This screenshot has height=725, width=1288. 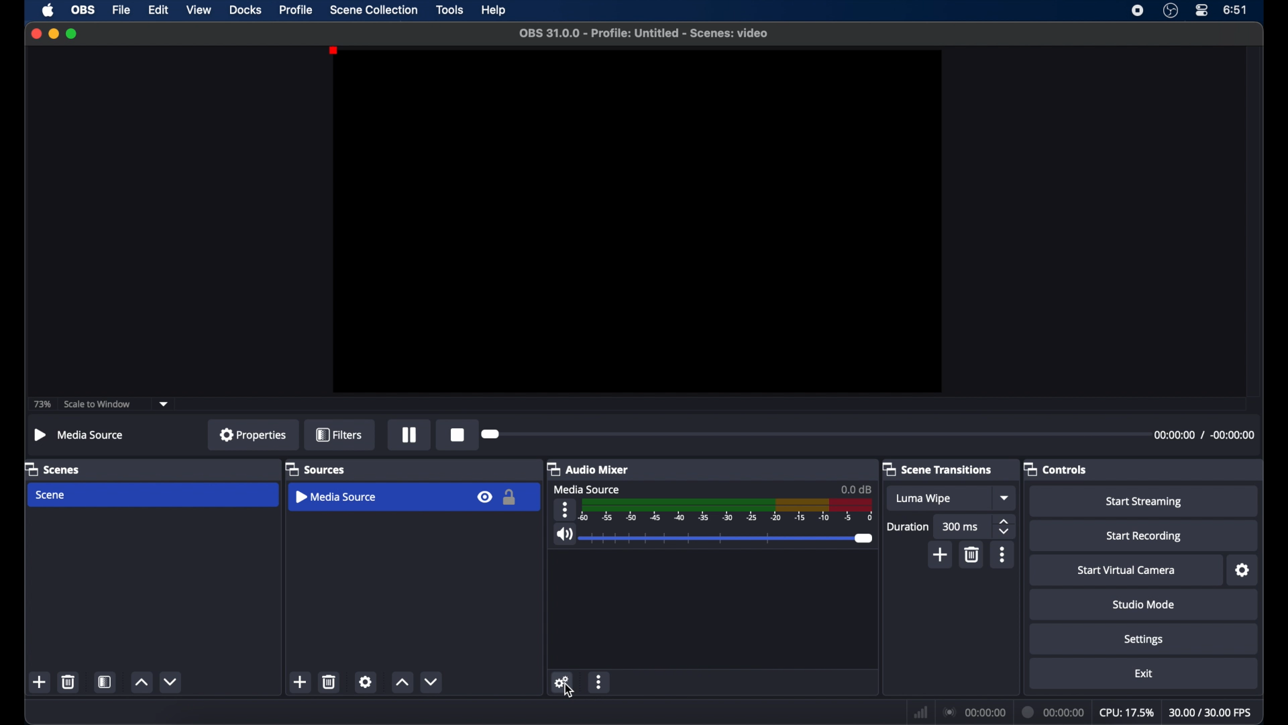 I want to click on properties, so click(x=254, y=434).